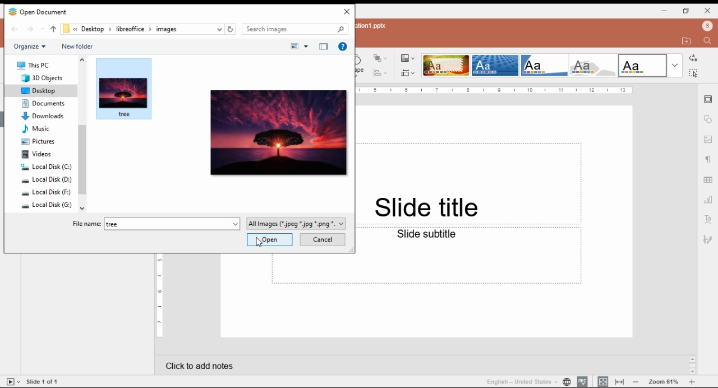 This screenshot has width=718, height=388. What do you see at coordinates (259, 243) in the screenshot?
I see `cursor` at bounding box center [259, 243].